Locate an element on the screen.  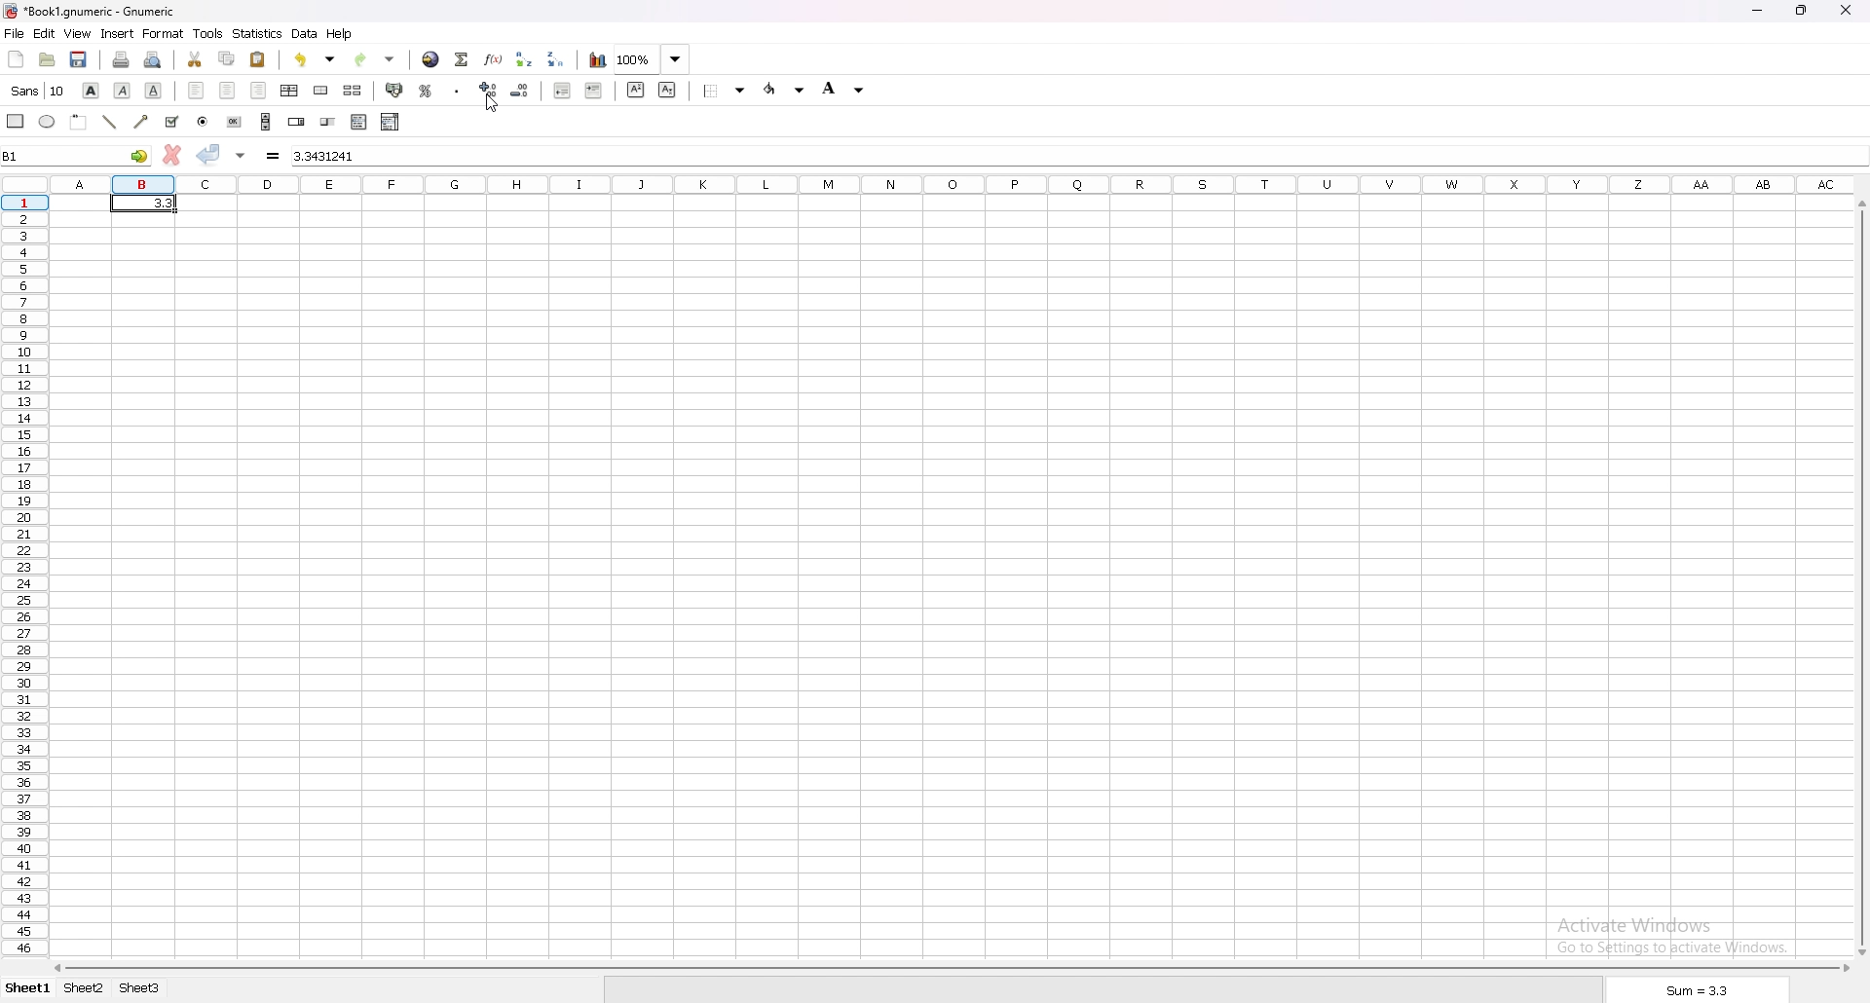
close is located at coordinates (1845, 10).